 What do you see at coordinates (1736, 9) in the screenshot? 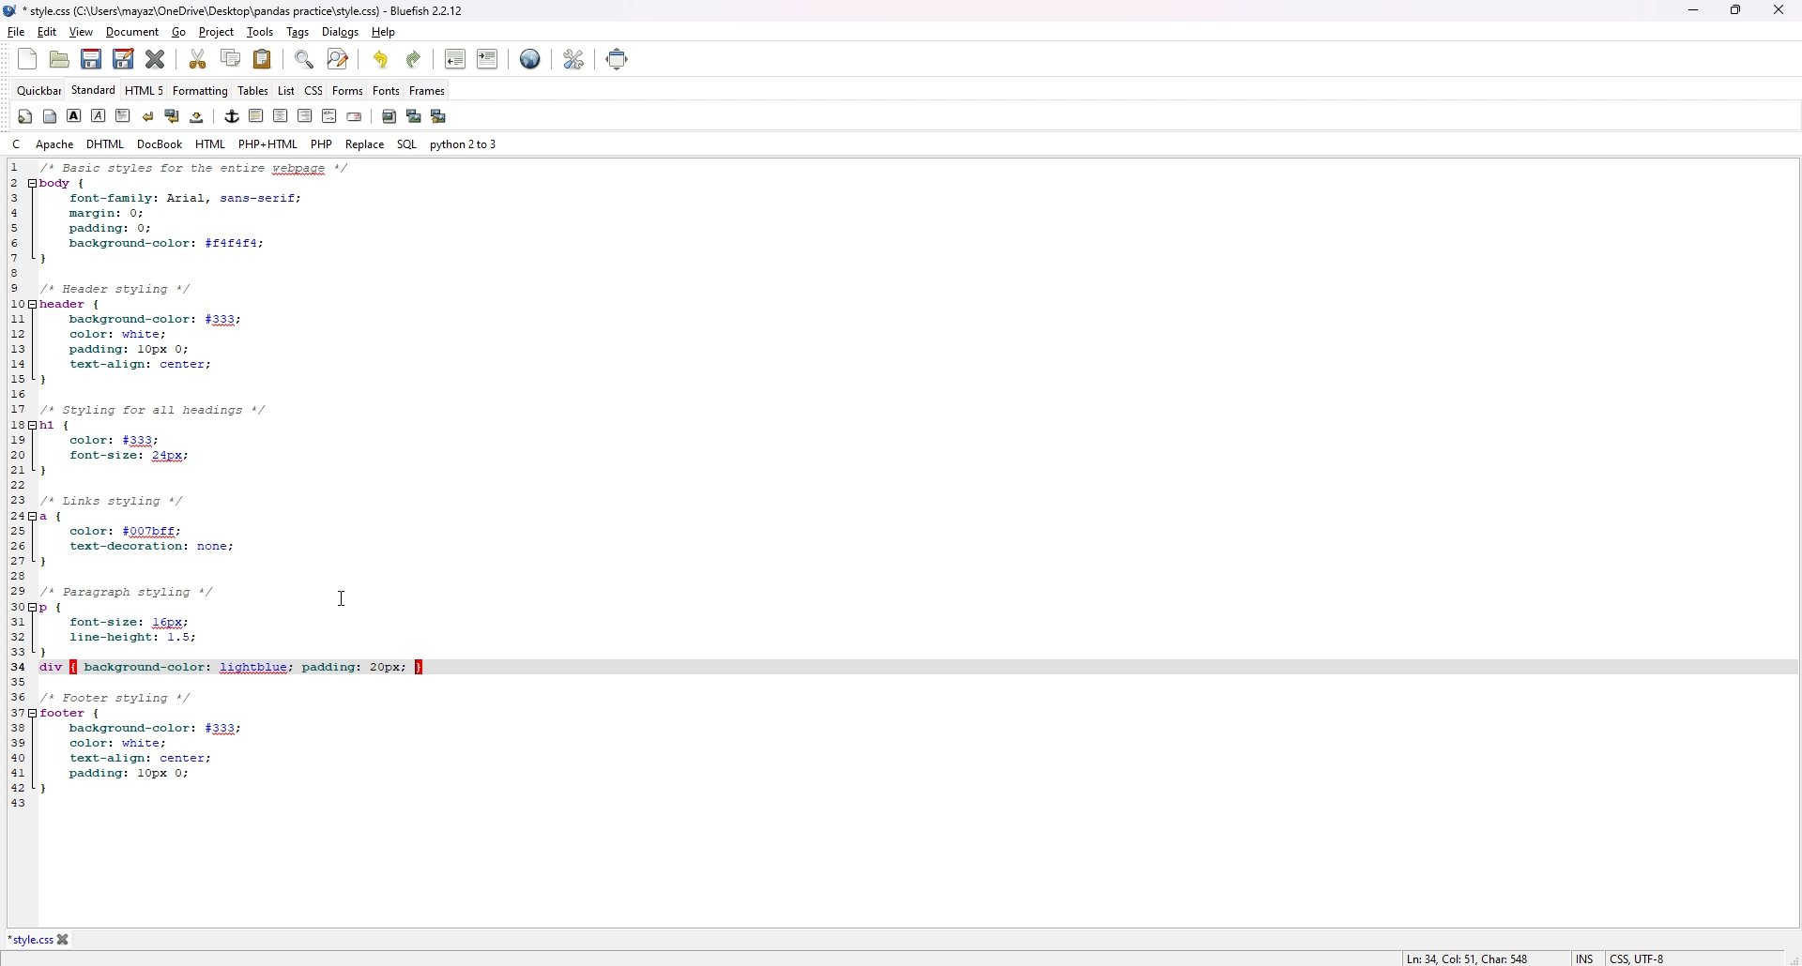
I see `Maximize` at bounding box center [1736, 9].